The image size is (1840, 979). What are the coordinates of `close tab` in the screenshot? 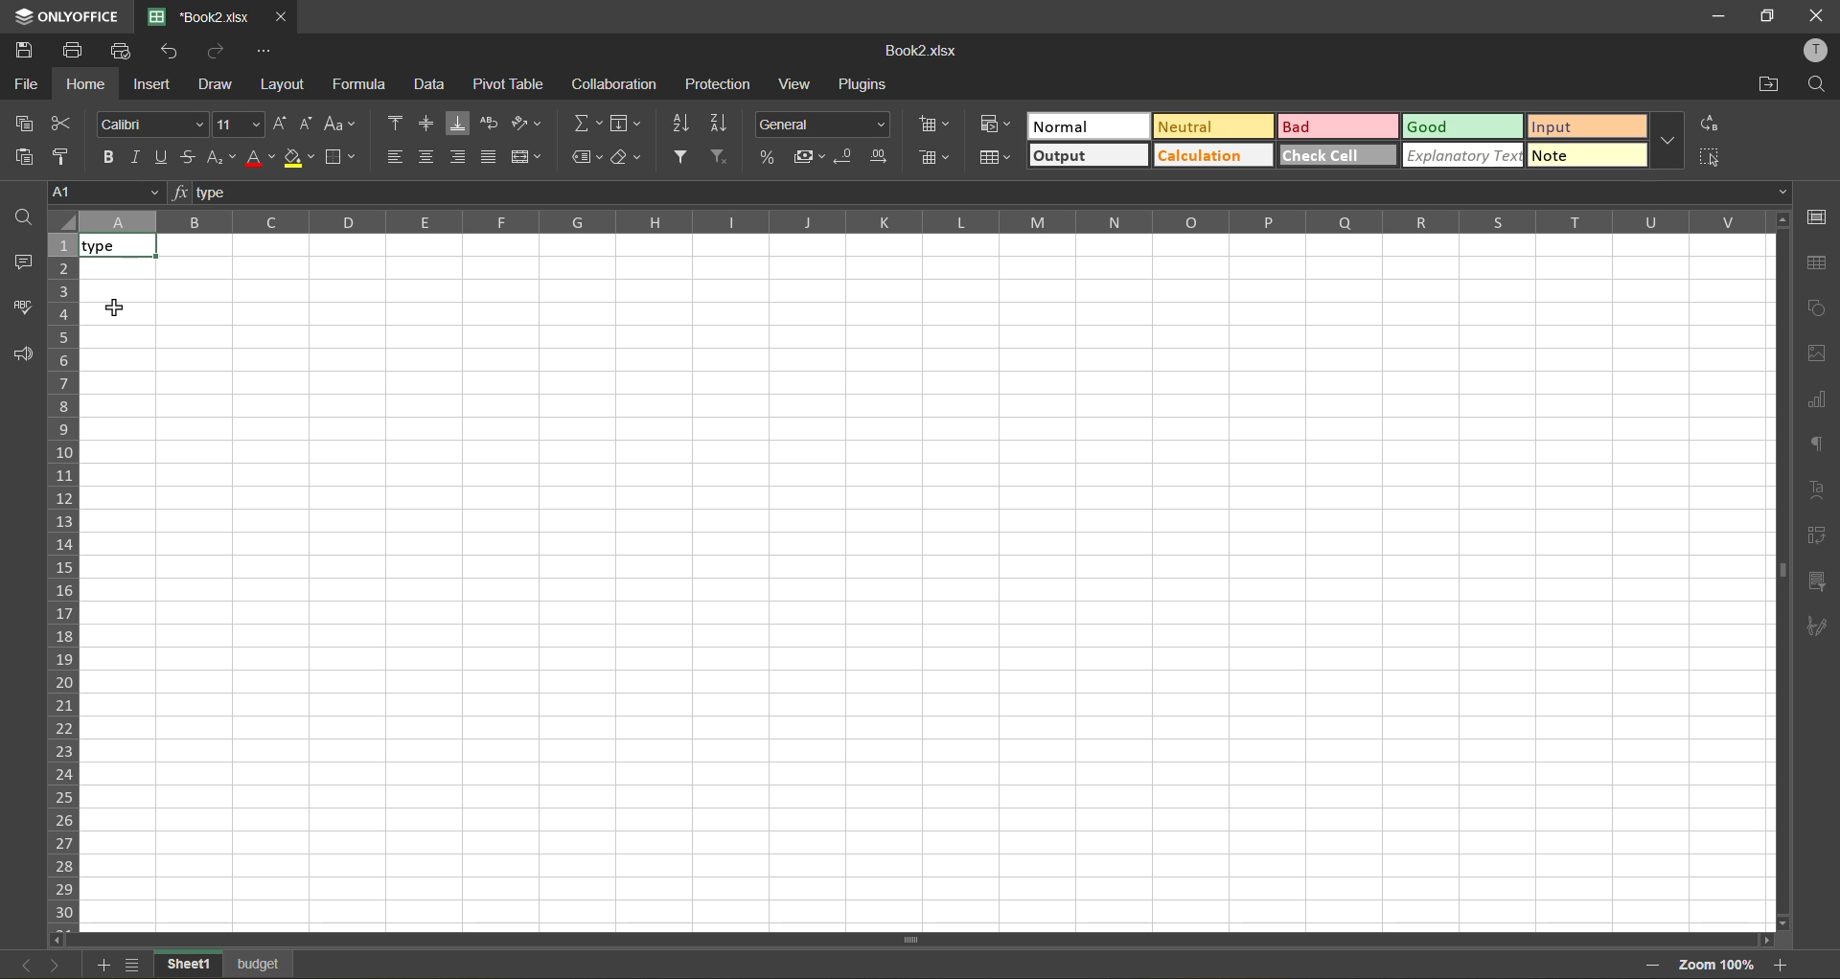 It's located at (284, 17).